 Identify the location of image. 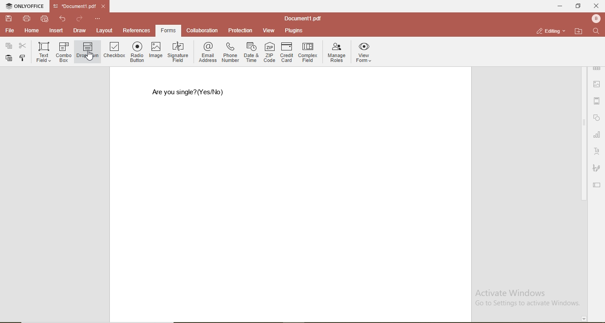
(157, 50).